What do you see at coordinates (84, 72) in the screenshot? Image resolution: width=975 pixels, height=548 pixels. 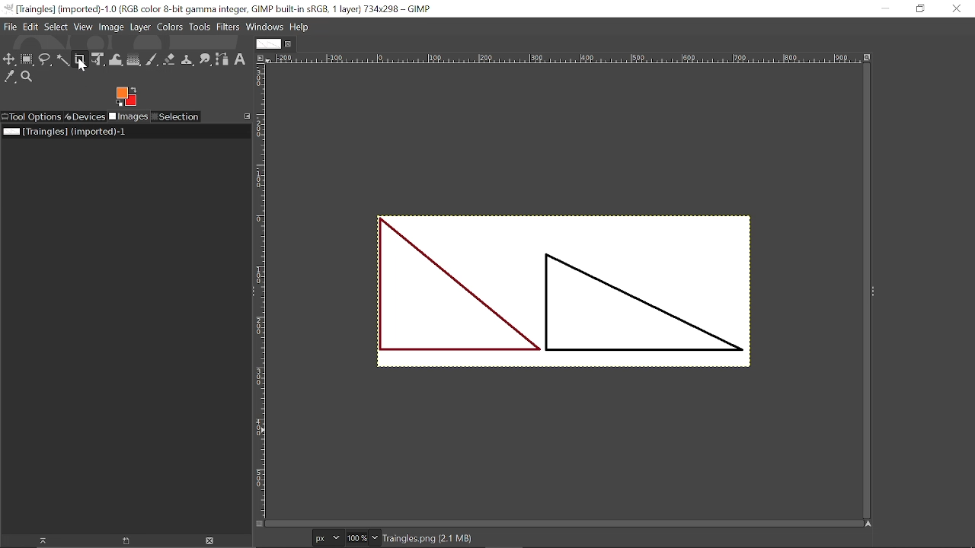 I see `cursor` at bounding box center [84, 72].